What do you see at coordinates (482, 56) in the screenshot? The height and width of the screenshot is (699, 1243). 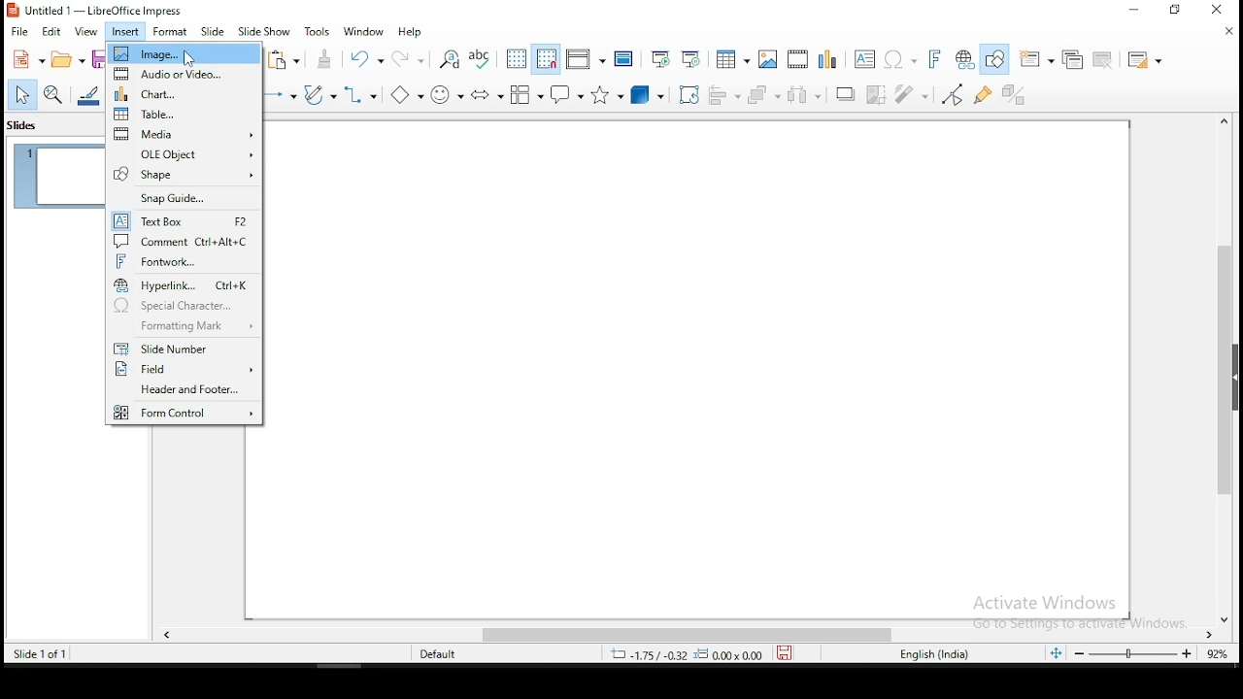 I see `spell check` at bounding box center [482, 56].